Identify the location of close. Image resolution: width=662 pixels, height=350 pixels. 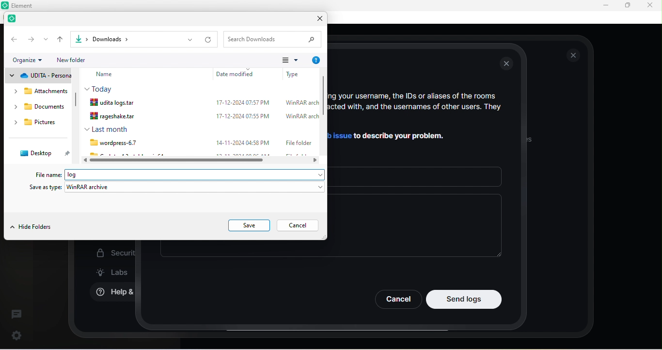
(649, 5).